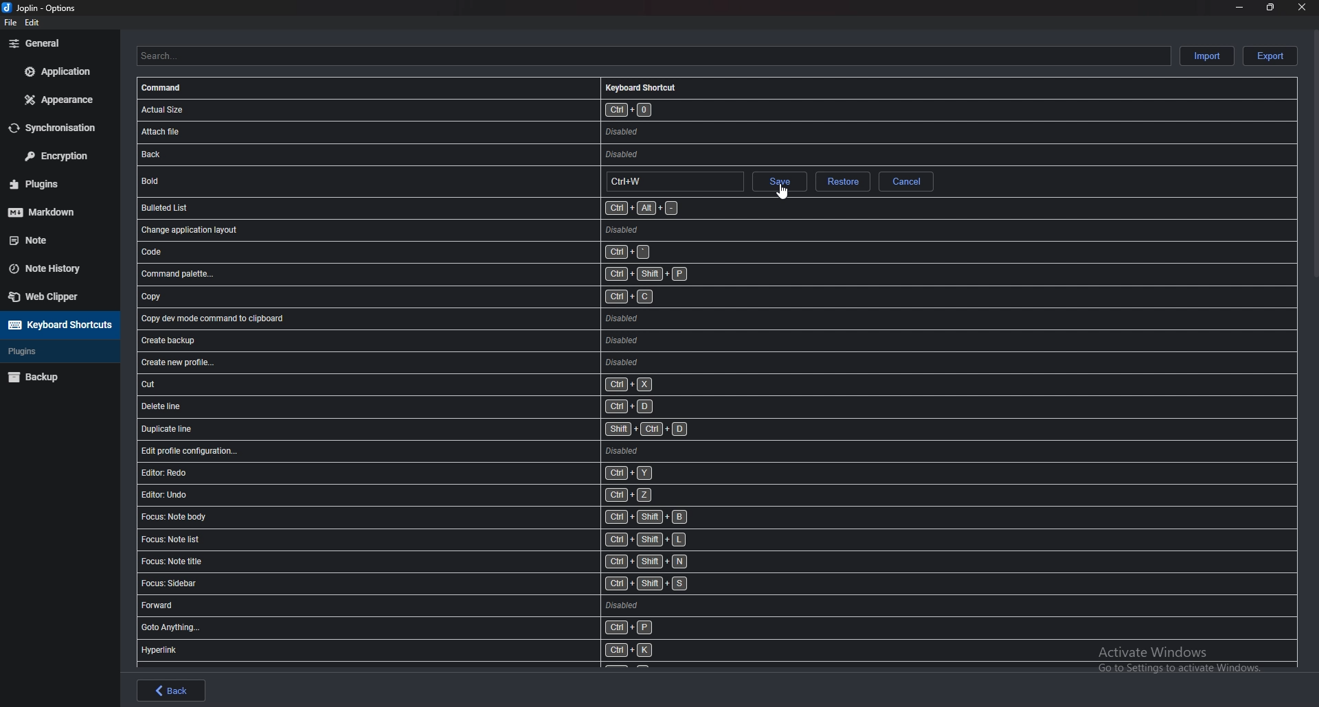 The height and width of the screenshot is (707, 1319). What do you see at coordinates (456, 584) in the screenshot?
I see `shortcut` at bounding box center [456, 584].